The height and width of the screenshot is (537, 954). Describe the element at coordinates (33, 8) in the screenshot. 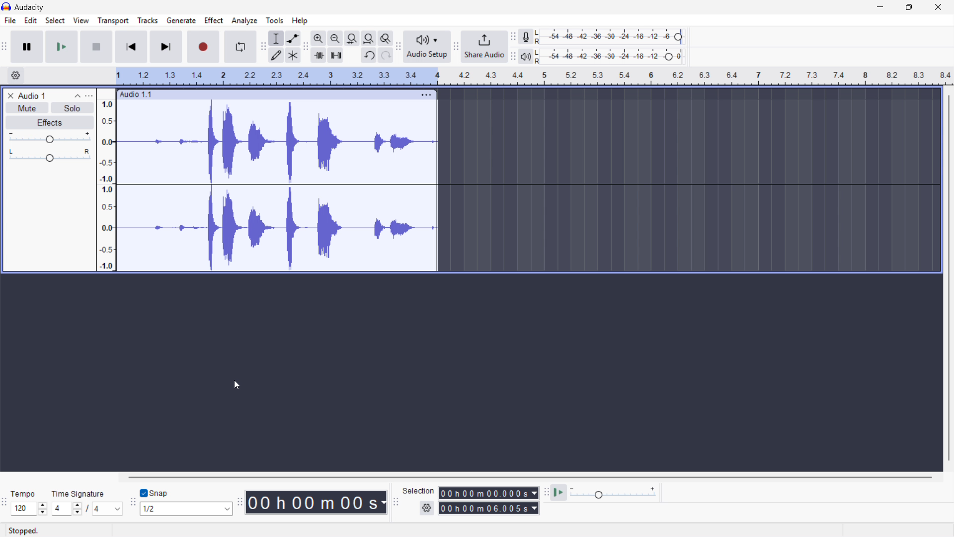

I see `audacity` at that location.